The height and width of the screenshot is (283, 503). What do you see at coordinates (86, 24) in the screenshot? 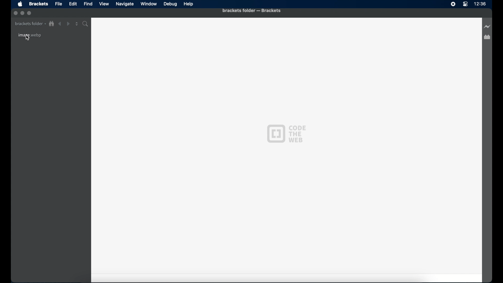
I see `find in folder` at bounding box center [86, 24].